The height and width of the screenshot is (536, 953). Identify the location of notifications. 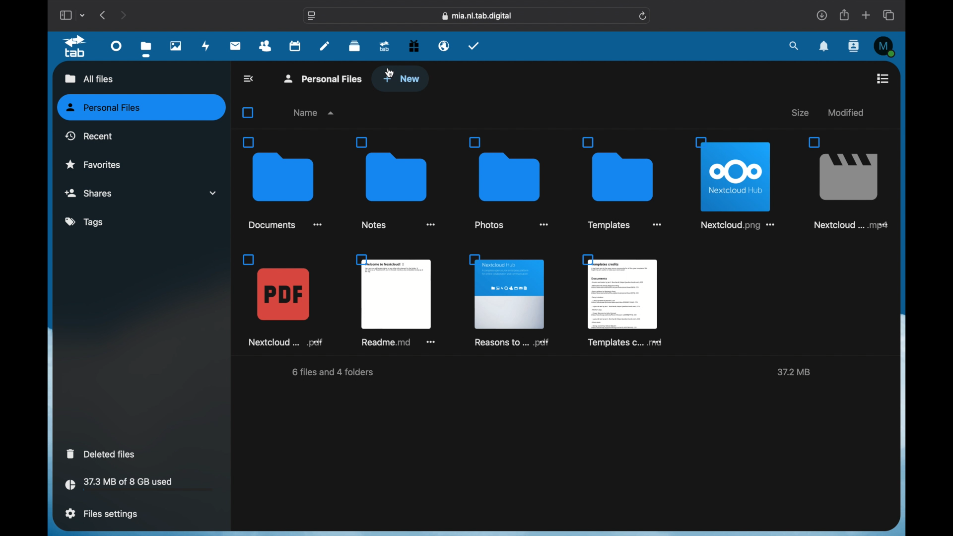
(824, 47).